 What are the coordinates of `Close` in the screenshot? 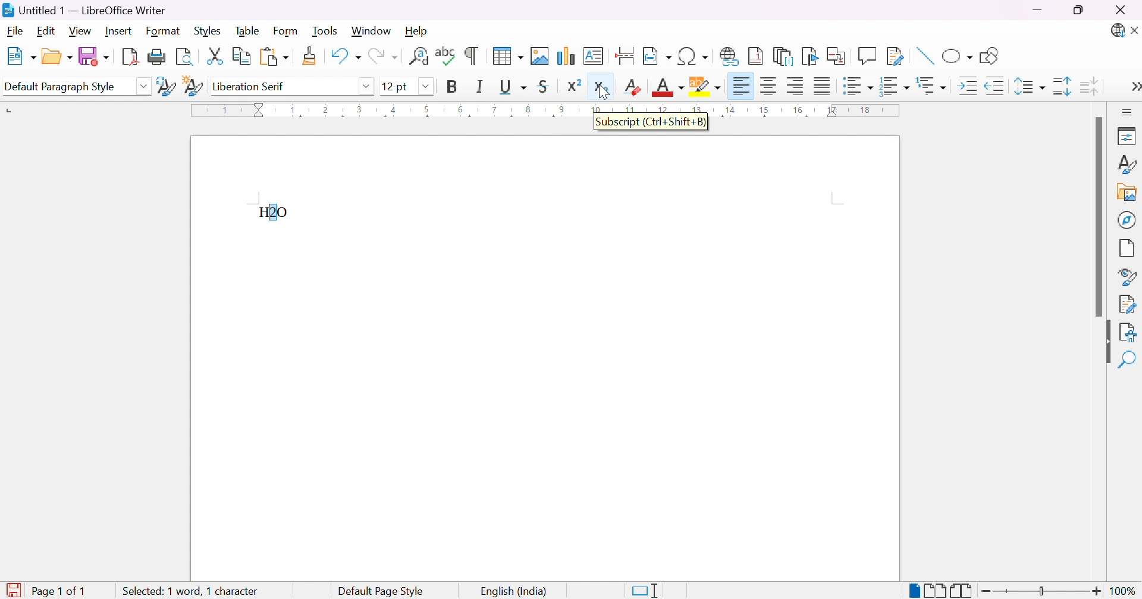 It's located at (1120, 11).